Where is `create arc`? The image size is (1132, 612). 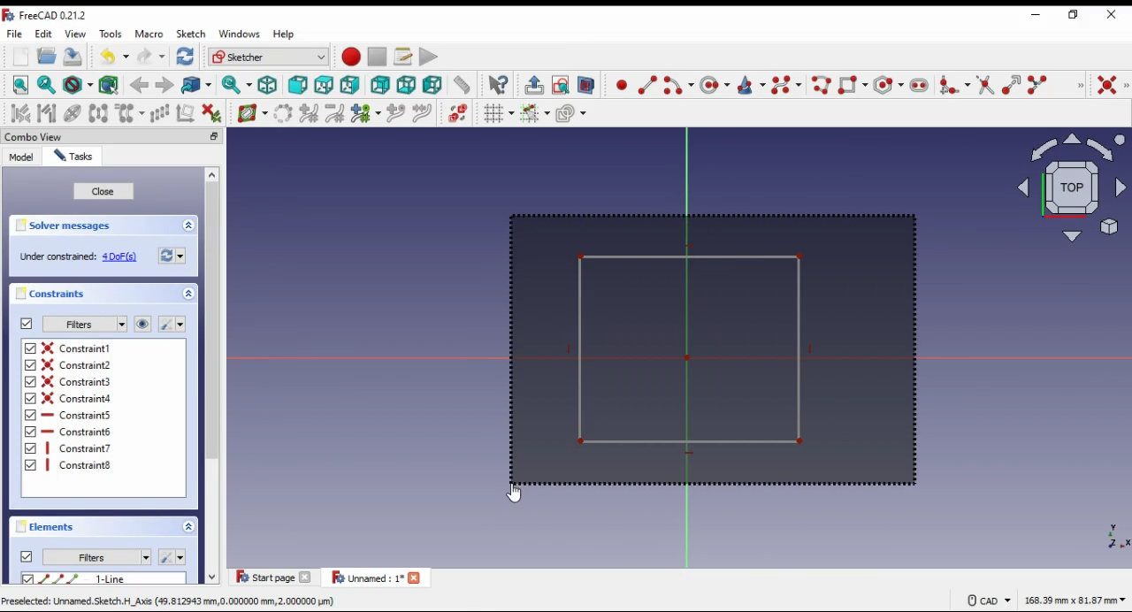
create arc is located at coordinates (678, 85).